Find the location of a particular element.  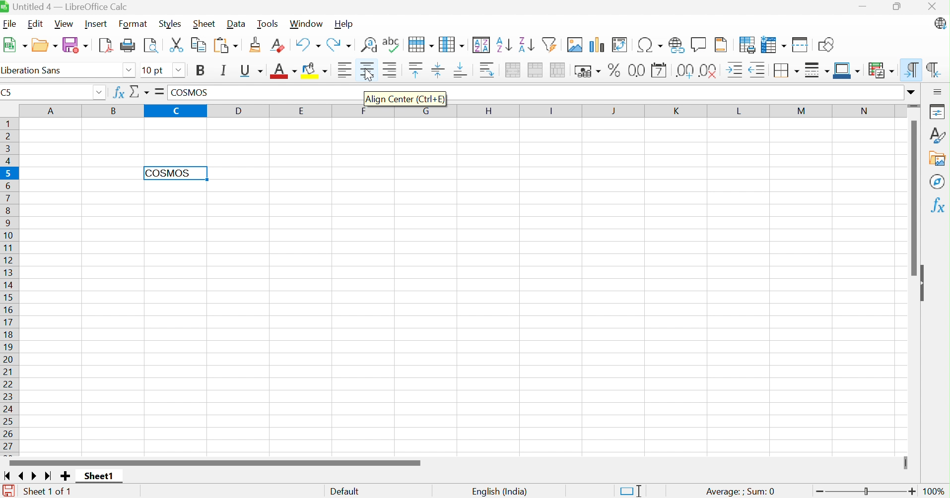

Headers and Footers is located at coordinates (720, 46).